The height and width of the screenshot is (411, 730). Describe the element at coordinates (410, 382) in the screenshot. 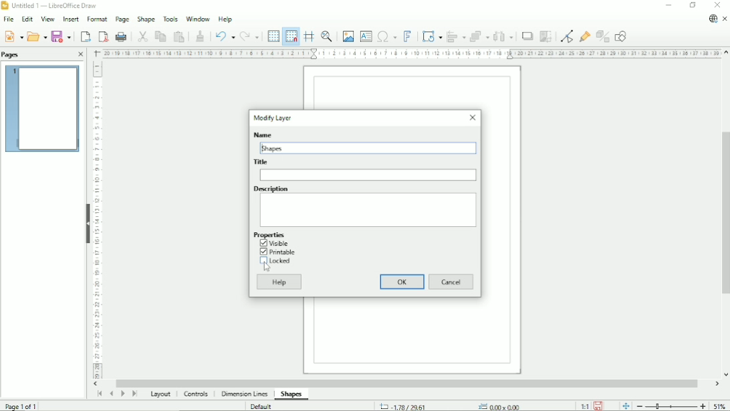

I see `Horizontal scrollbar` at that location.